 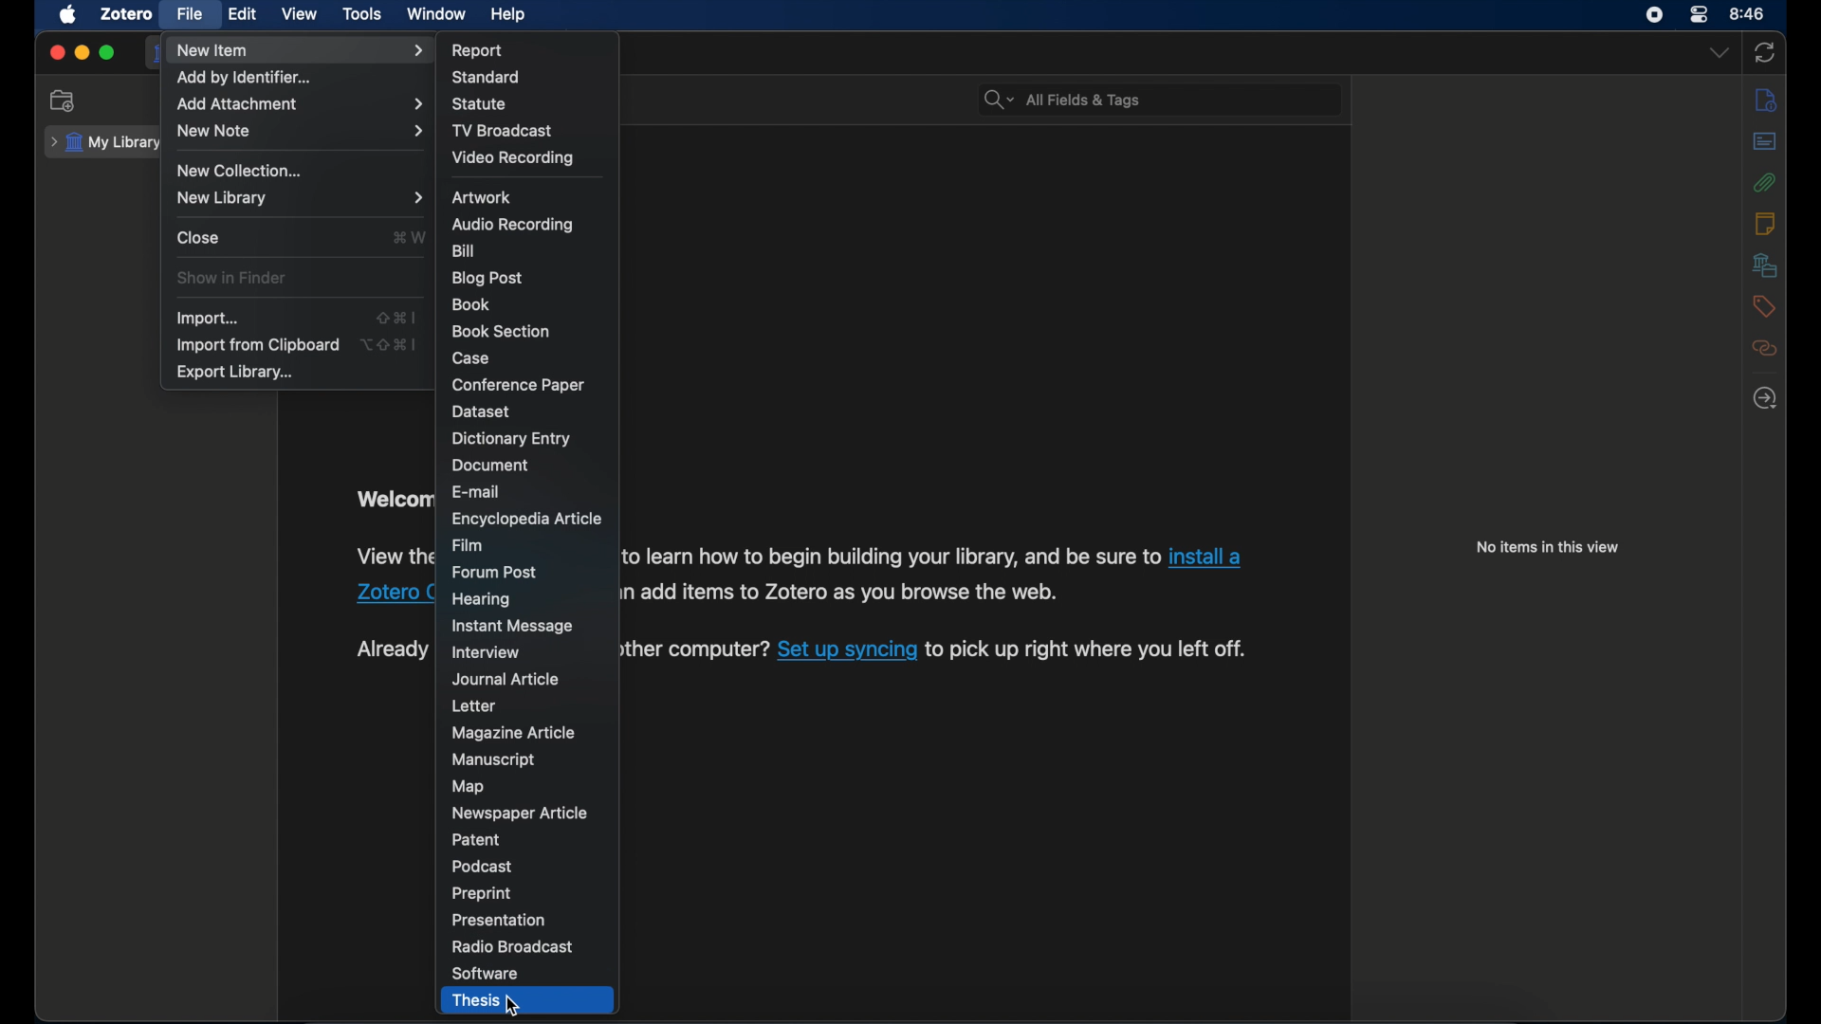 I want to click on welcome to zotero, so click(x=394, y=498).